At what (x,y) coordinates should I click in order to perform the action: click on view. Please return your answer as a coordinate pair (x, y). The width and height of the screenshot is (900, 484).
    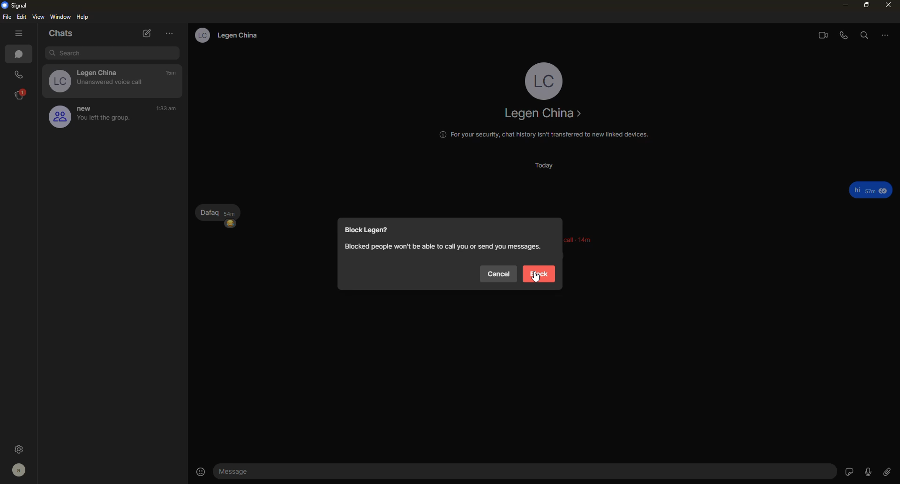
    Looking at the image, I should click on (39, 17).